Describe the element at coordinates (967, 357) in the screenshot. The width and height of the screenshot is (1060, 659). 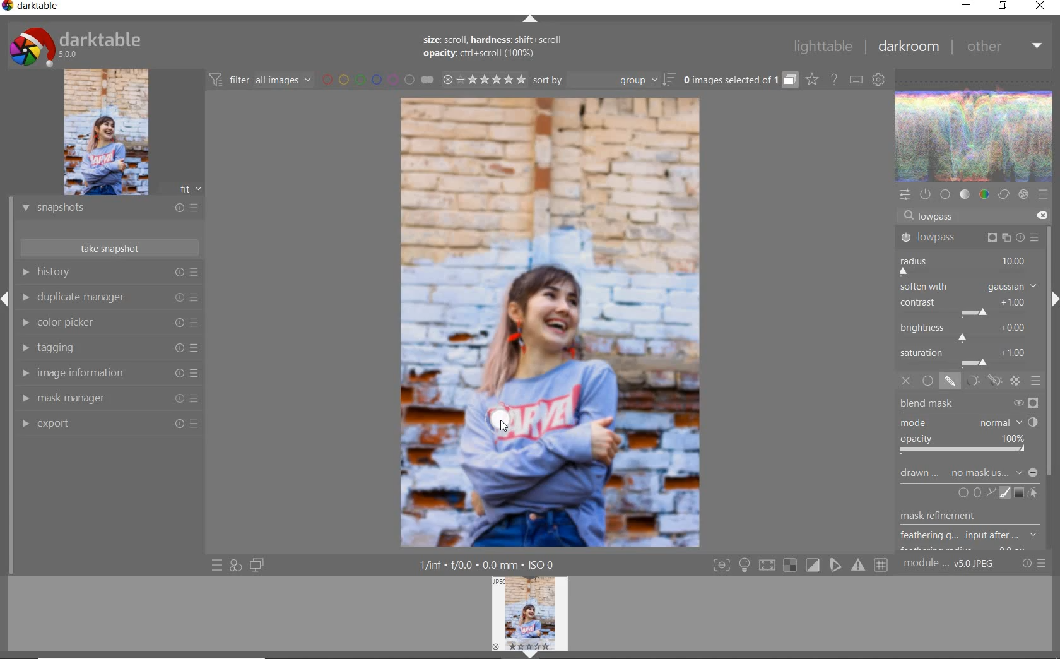
I see `saturation` at that location.